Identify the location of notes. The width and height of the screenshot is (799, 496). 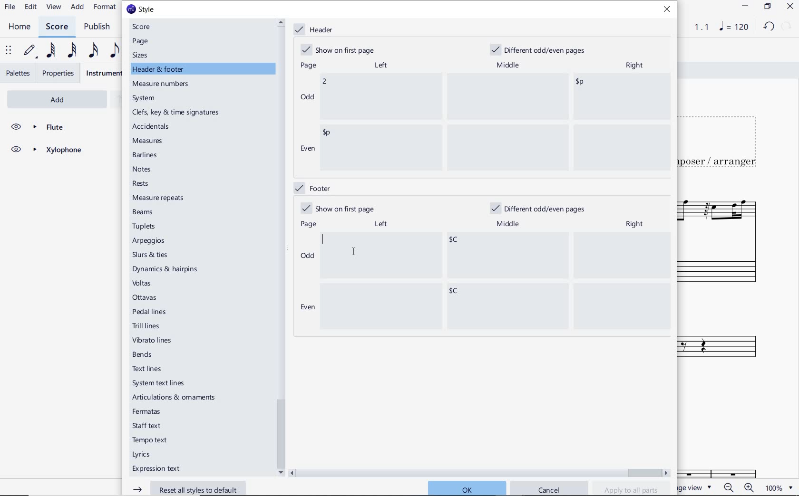
(142, 169).